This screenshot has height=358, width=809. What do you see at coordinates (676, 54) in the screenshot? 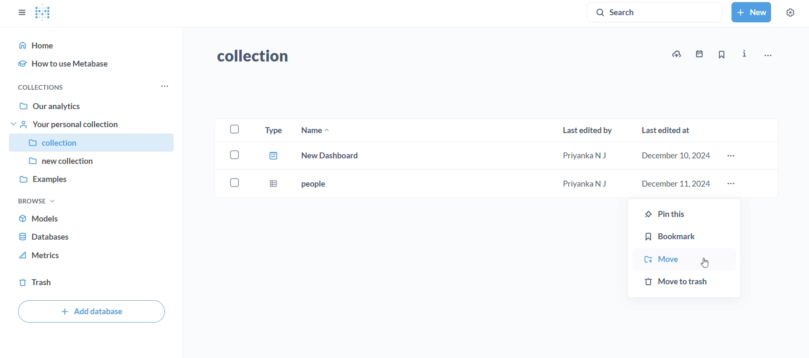
I see `upload vto collection` at bounding box center [676, 54].